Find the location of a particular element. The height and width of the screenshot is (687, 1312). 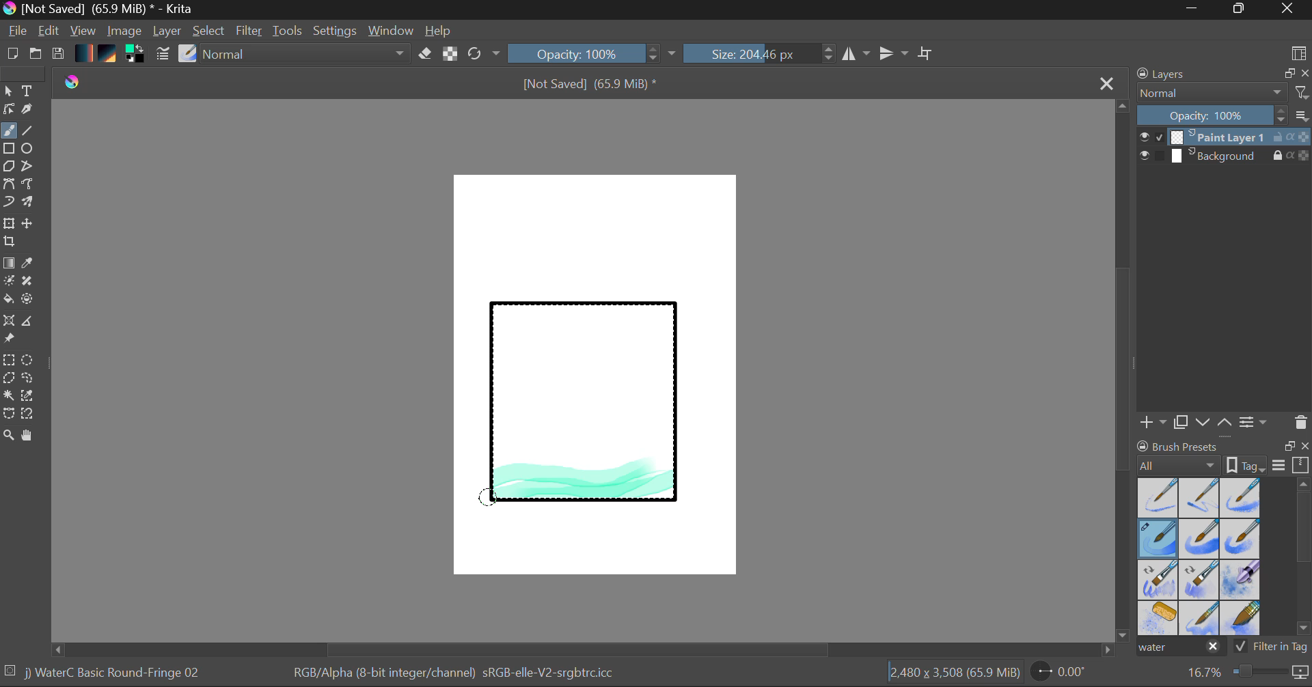

Rectangle Shape Selected is located at coordinates (585, 415).